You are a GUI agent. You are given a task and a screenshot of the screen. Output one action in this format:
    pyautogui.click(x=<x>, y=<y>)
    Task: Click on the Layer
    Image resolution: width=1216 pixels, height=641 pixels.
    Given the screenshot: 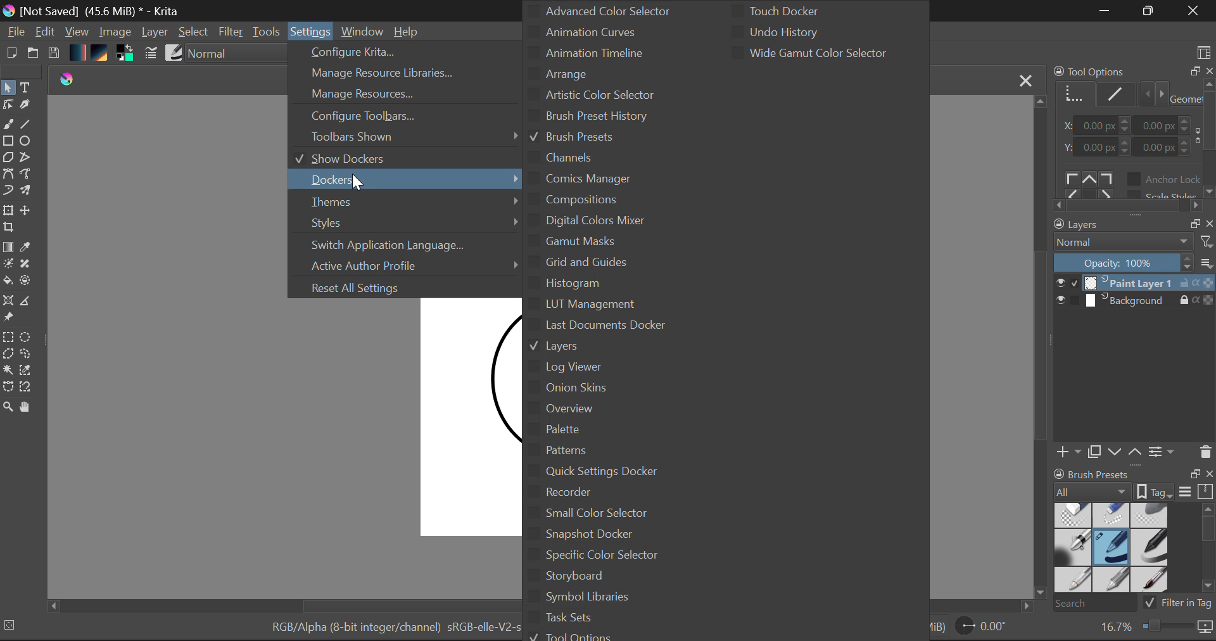 What is the action you would take?
    pyautogui.click(x=156, y=33)
    